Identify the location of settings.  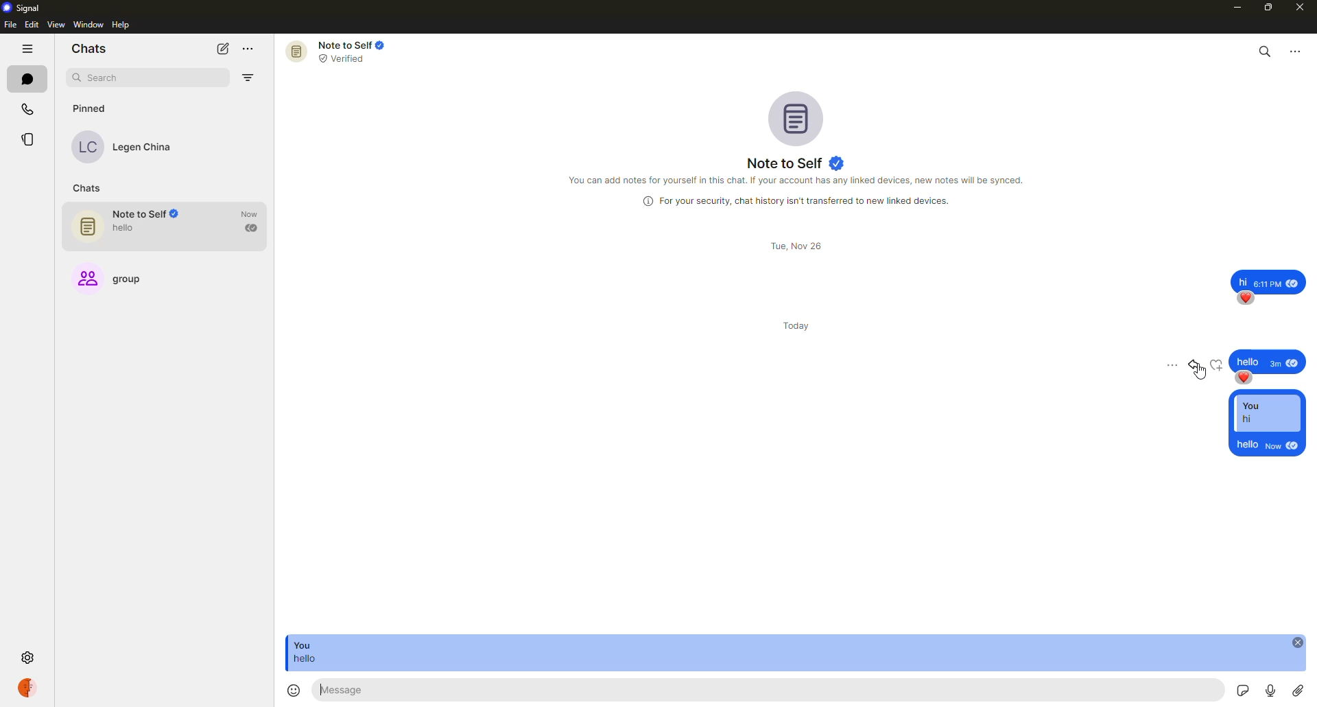
(29, 656).